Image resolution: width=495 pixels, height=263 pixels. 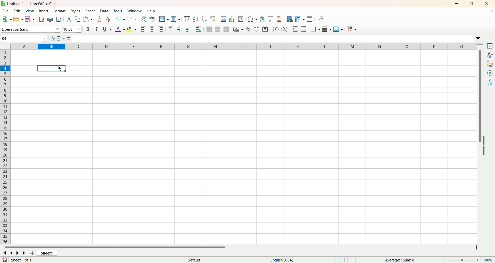 I want to click on format, so click(x=59, y=11).